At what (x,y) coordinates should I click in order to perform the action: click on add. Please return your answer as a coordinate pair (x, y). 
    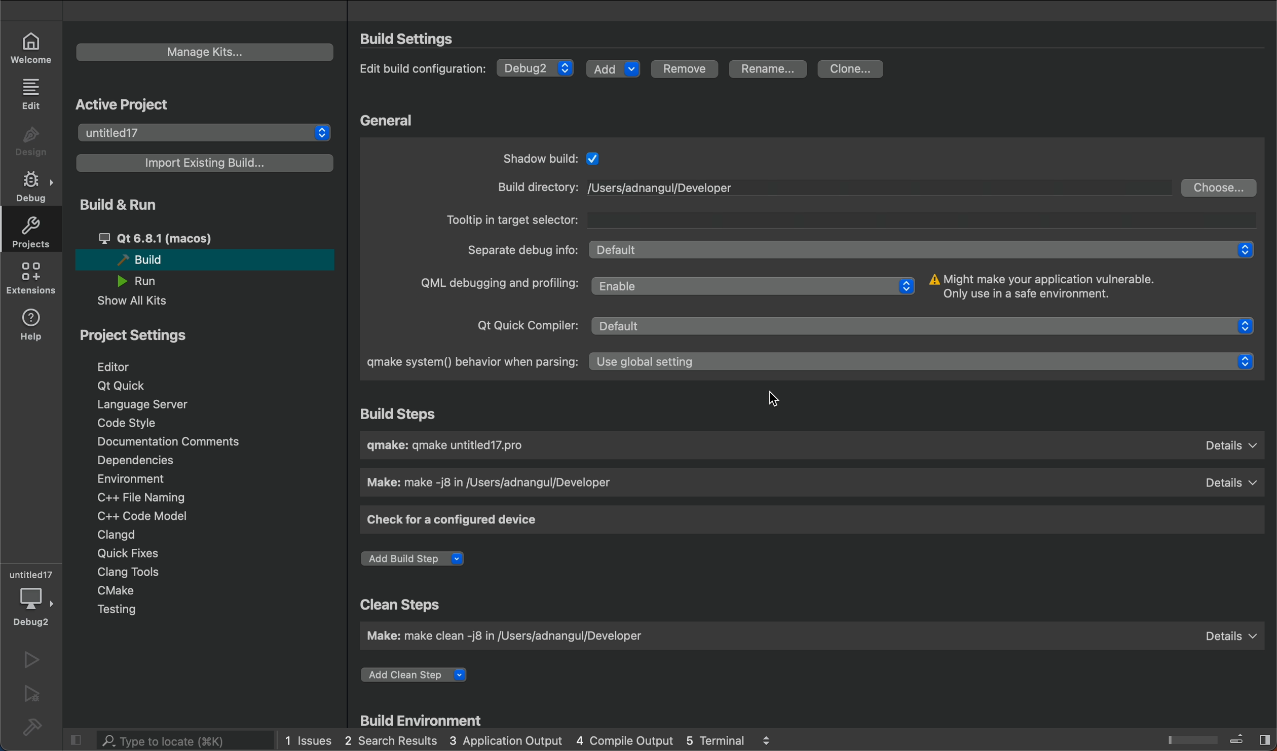
    Looking at the image, I should click on (613, 70).